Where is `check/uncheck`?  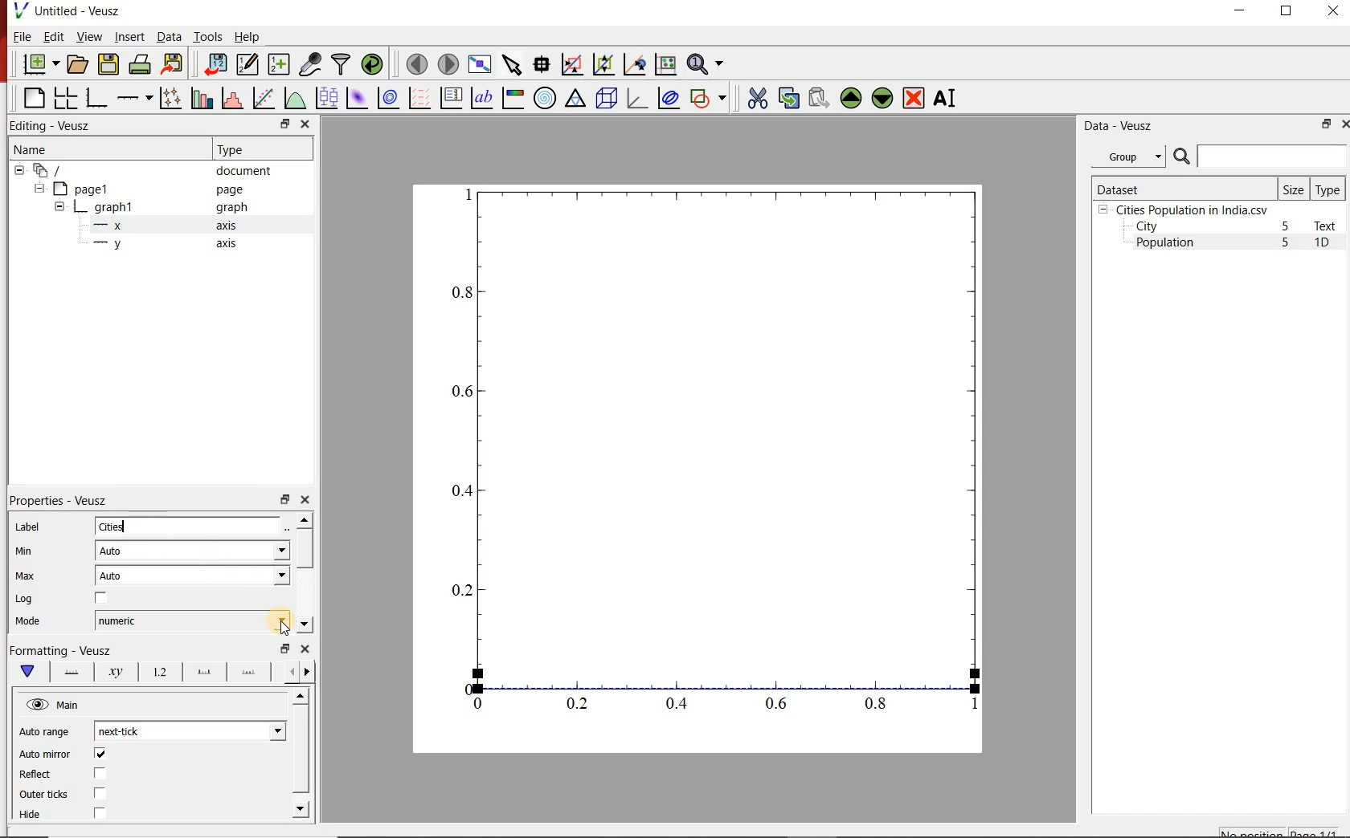
check/uncheck is located at coordinates (101, 598).